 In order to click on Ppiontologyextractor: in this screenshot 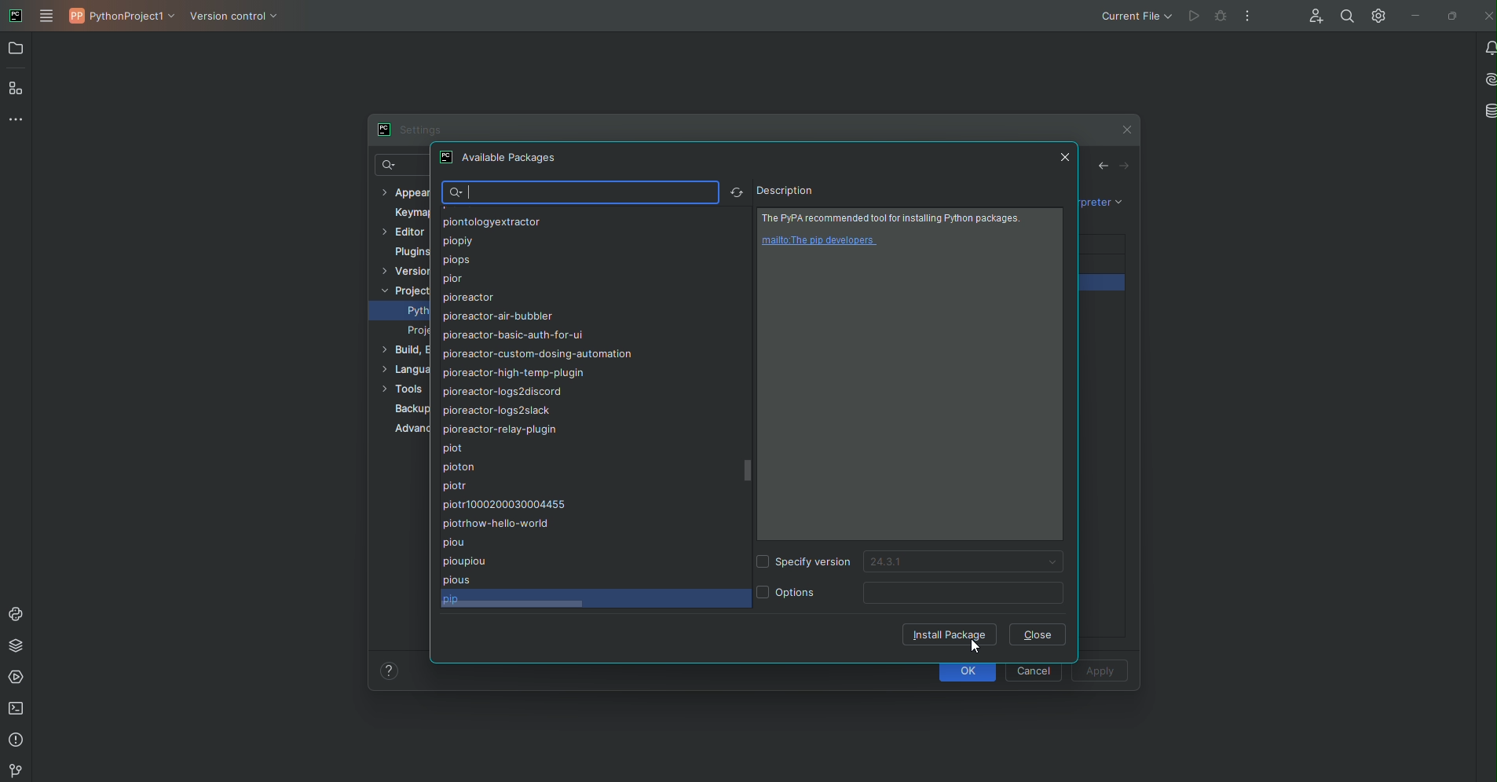, I will do `click(490, 223)`.